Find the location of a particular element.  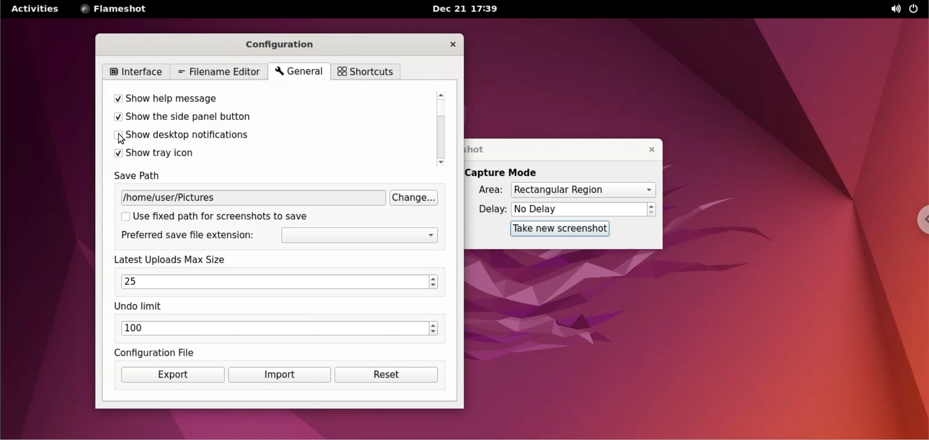

capture mode is located at coordinates (509, 172).